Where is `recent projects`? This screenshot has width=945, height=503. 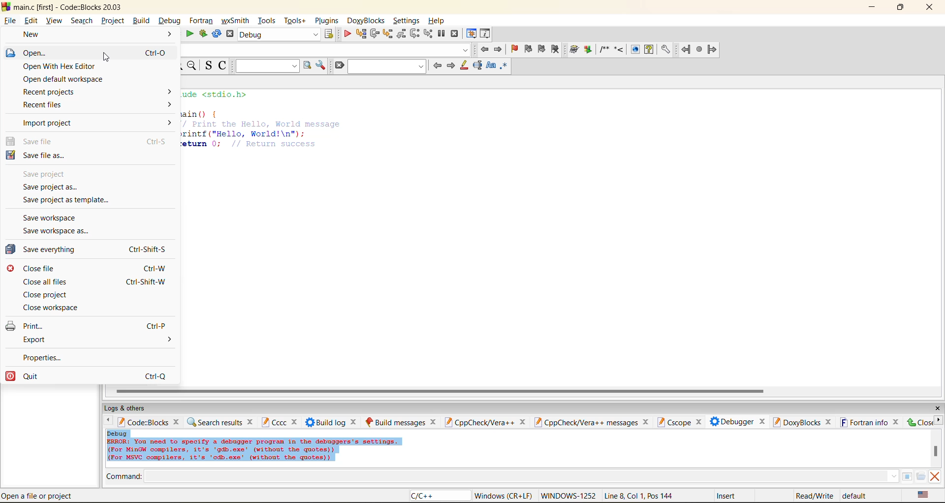
recent projects is located at coordinates (98, 92).